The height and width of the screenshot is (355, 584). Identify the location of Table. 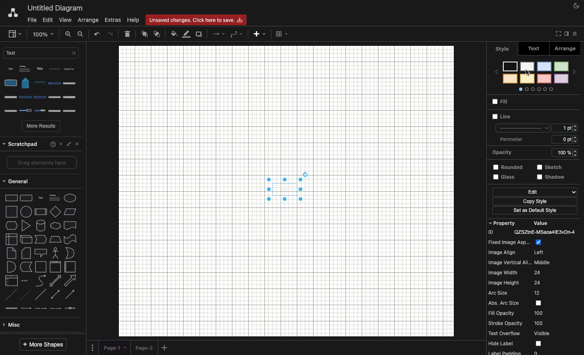
(281, 34).